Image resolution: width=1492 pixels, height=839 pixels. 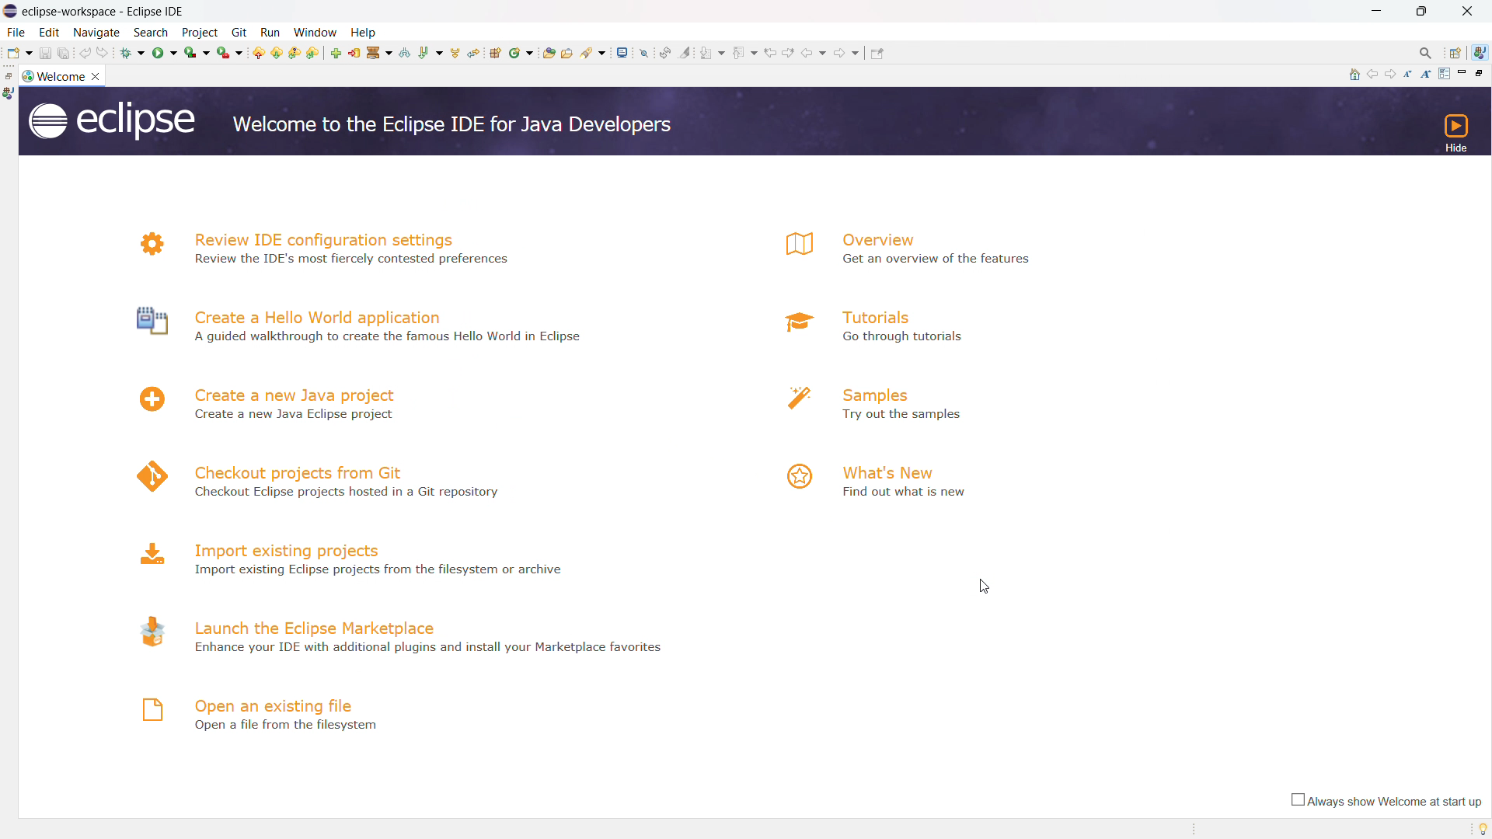 What do you see at coordinates (110, 121) in the screenshot?
I see `logo` at bounding box center [110, 121].